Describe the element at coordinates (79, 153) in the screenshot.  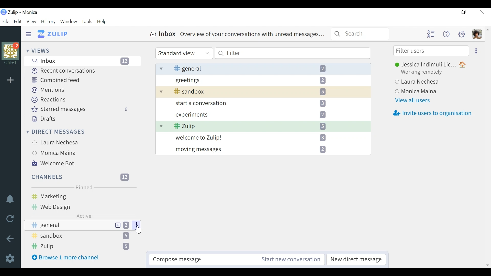
I see `Monica Maina` at that location.